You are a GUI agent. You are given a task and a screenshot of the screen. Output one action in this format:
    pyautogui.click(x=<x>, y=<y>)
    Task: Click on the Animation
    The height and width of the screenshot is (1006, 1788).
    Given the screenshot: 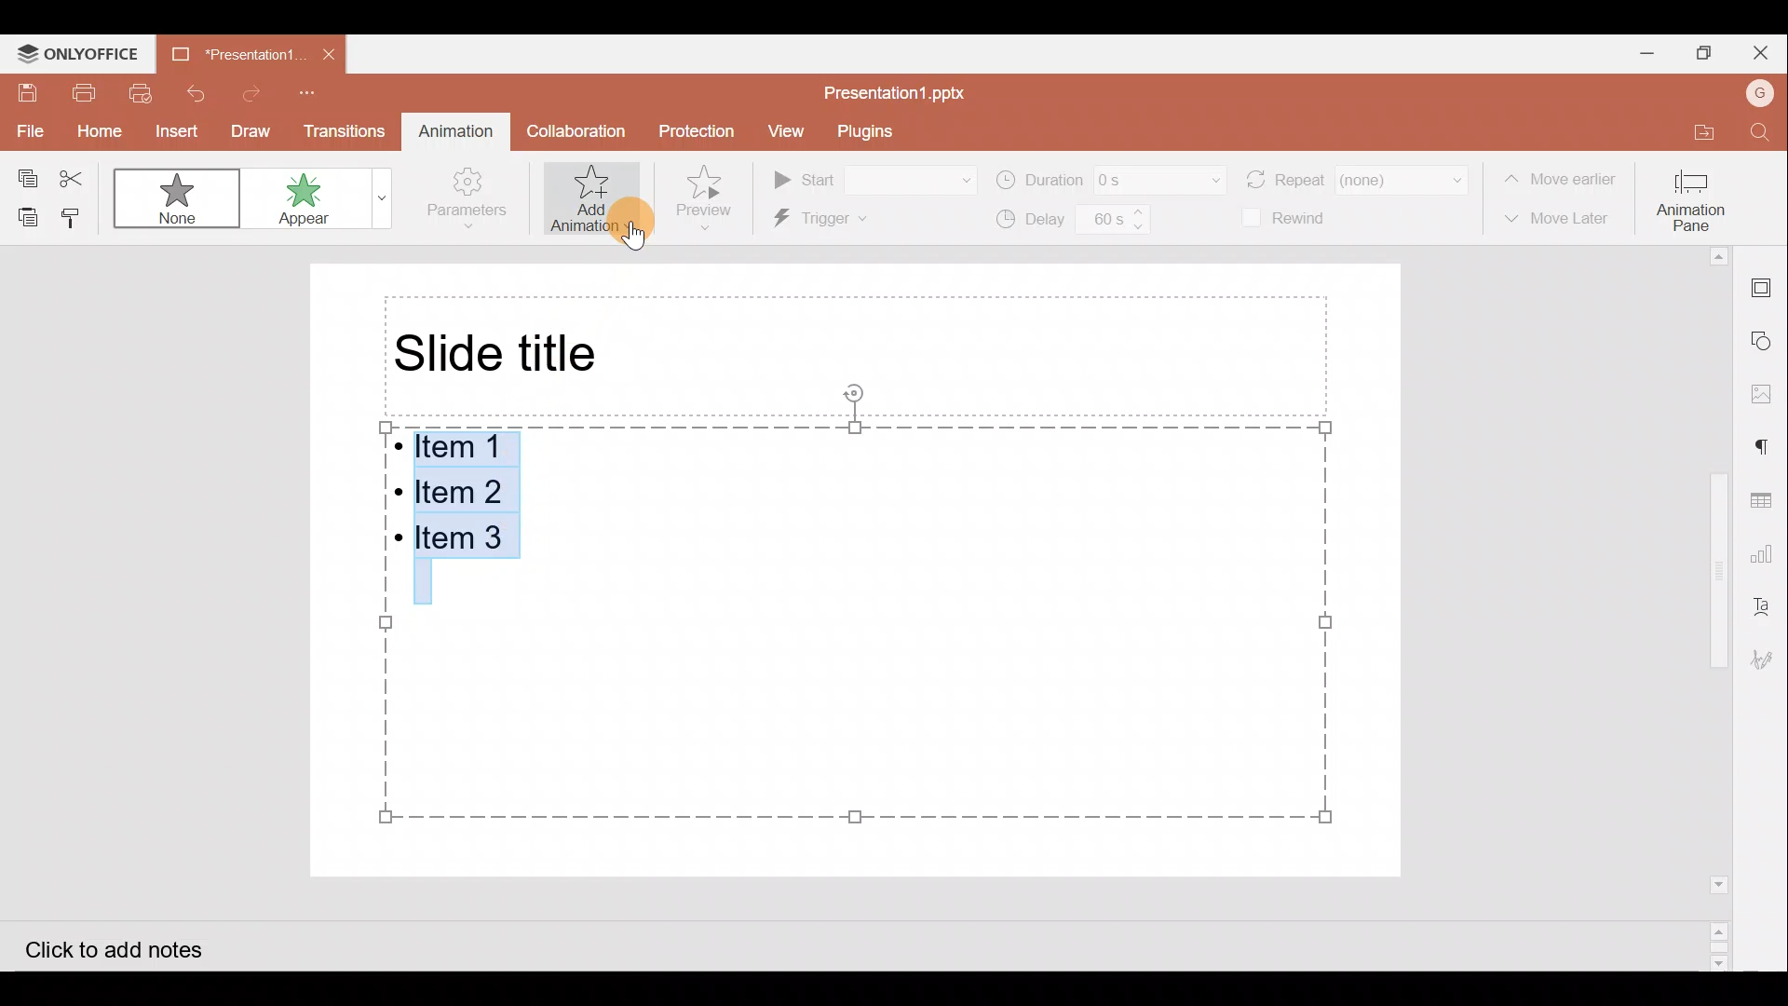 What is the action you would take?
    pyautogui.click(x=453, y=128)
    